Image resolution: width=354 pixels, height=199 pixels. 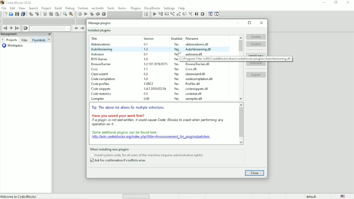 What do you see at coordinates (254, 173) in the screenshot?
I see `Close` at bounding box center [254, 173].